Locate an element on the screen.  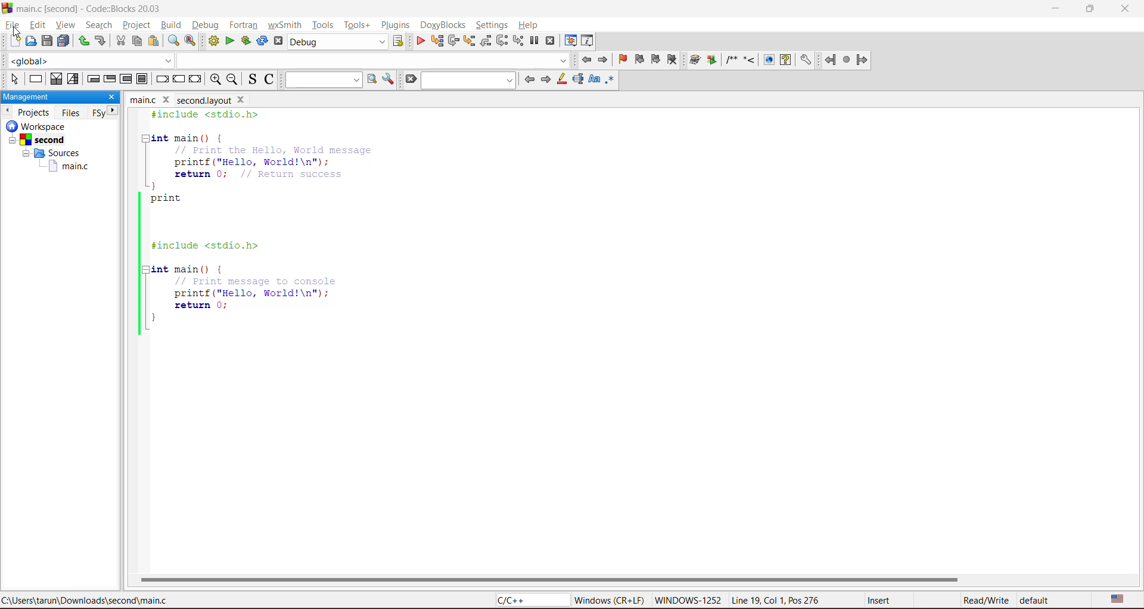
step into is located at coordinates (469, 41).